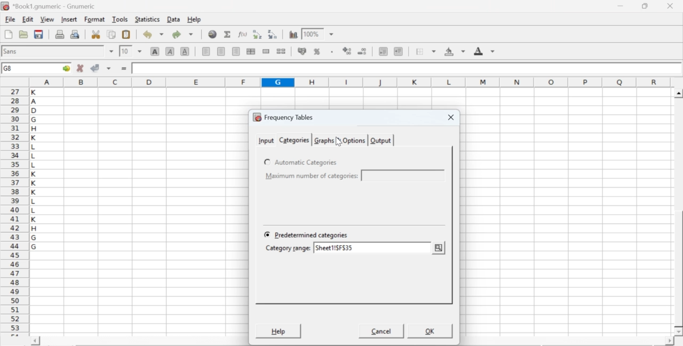 The width and height of the screenshot is (683, 346). Describe the element at coordinates (285, 249) in the screenshot. I see `Category range` at that location.